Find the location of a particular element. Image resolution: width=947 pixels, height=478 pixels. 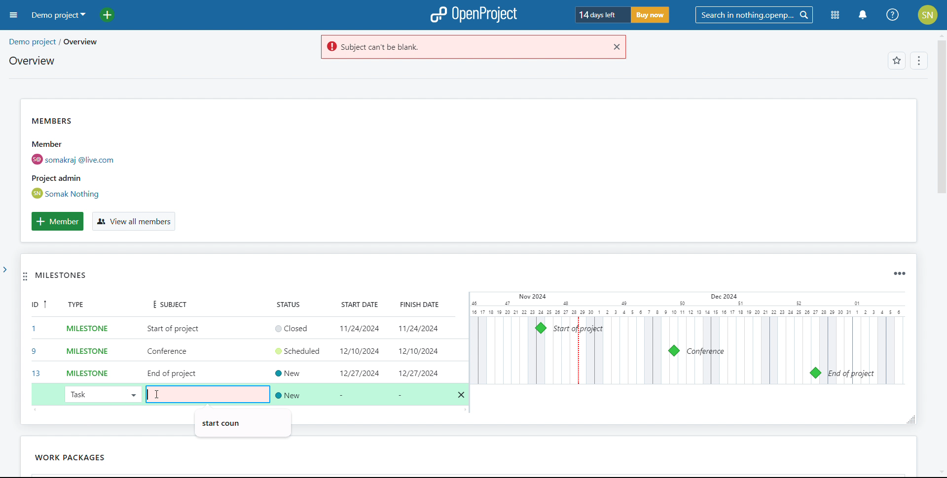

members is located at coordinates (91, 157).